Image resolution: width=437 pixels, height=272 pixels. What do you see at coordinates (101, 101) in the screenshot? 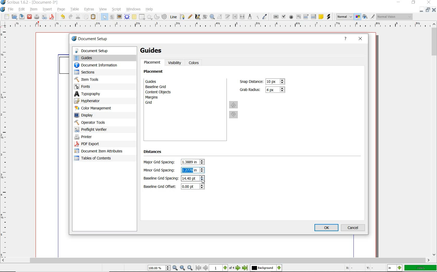
I see `hyphenator` at bounding box center [101, 101].